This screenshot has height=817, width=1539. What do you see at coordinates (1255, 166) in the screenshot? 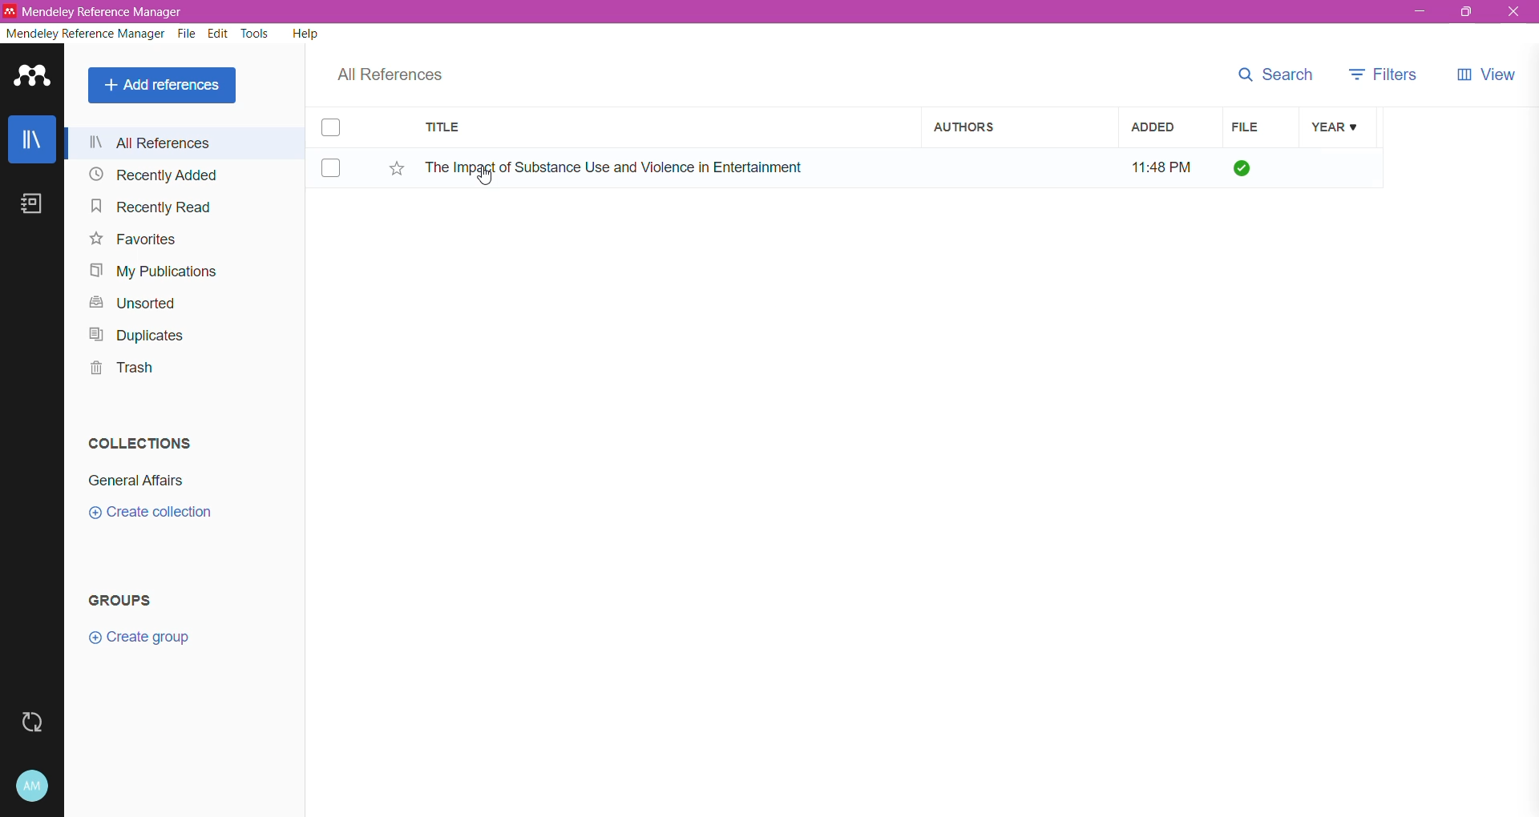
I see `File Add status - All files downloaded` at bounding box center [1255, 166].